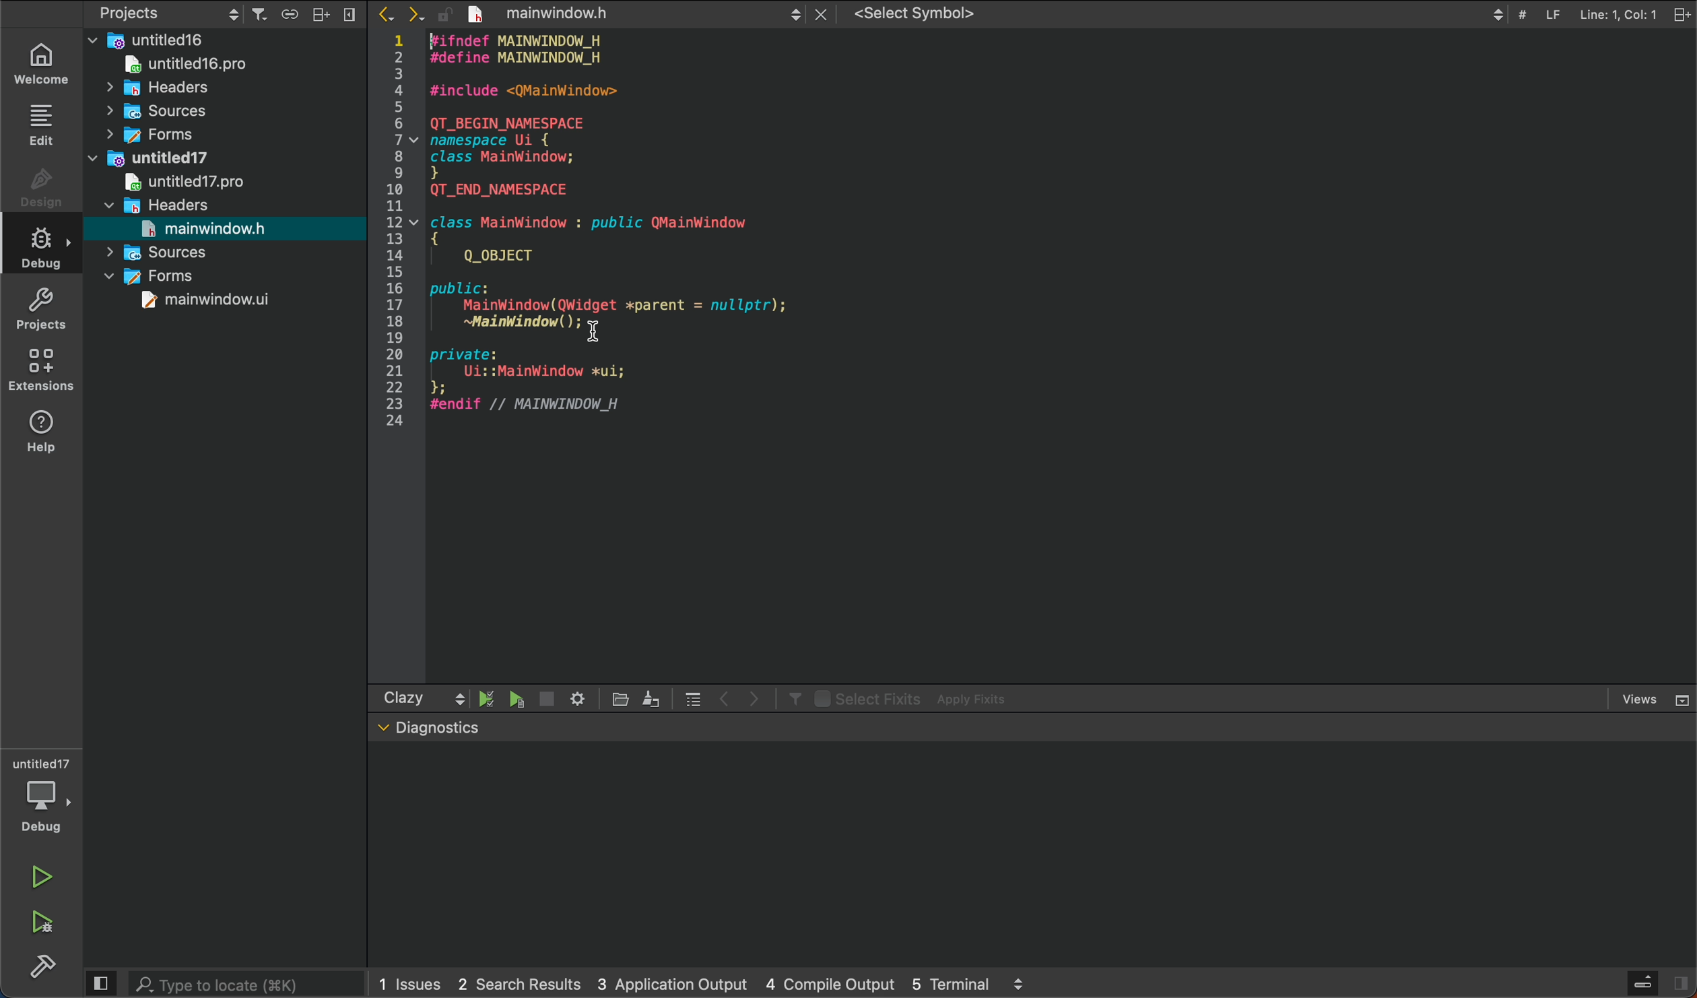 The height and width of the screenshot is (998, 1697). I want to click on Select Symbol, so click(1179, 13).